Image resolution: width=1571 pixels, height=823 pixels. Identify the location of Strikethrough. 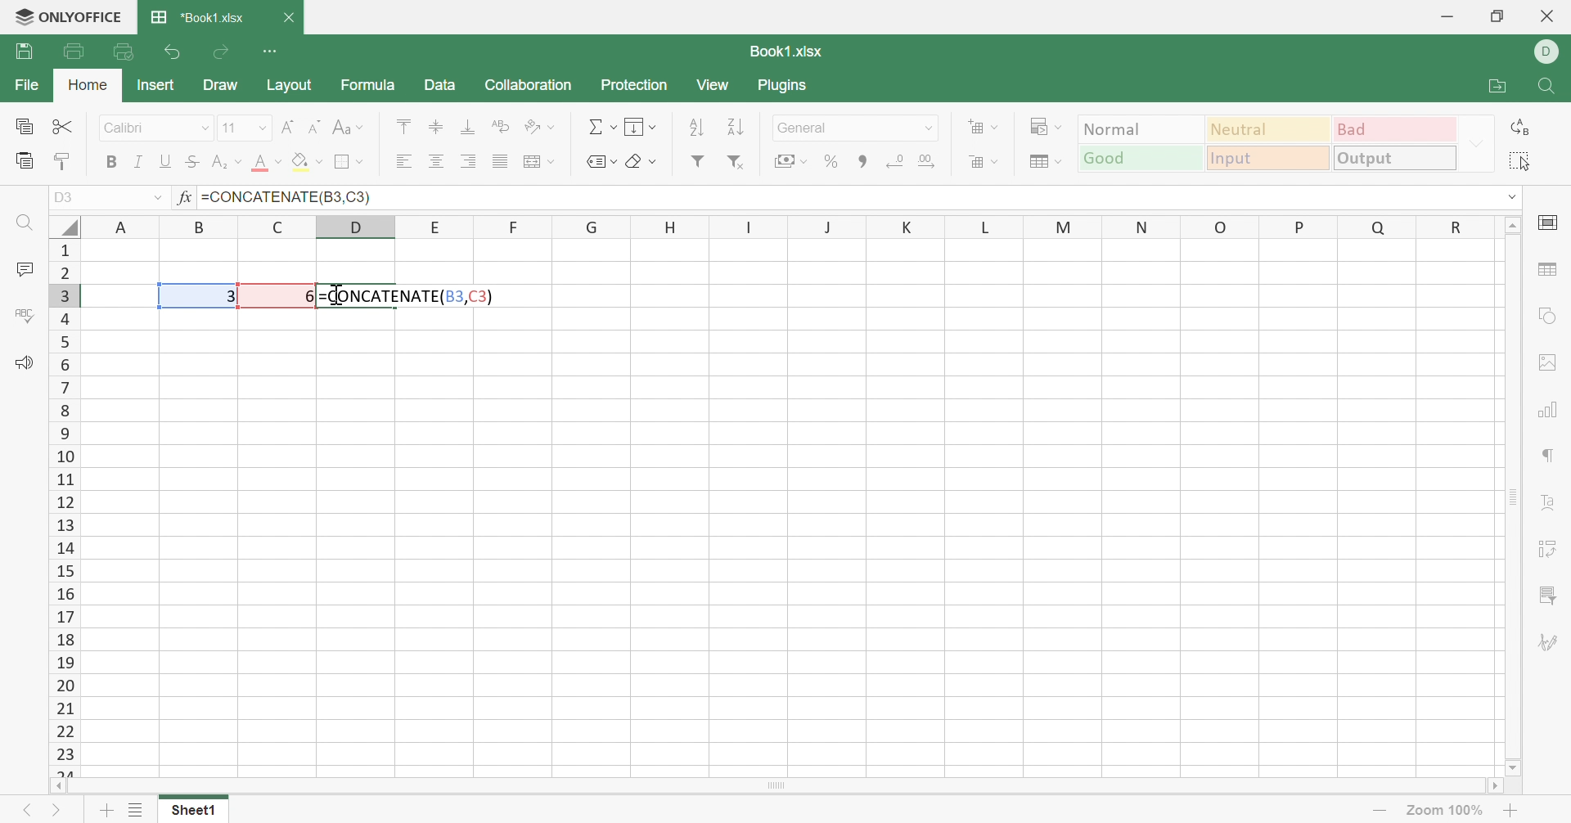
(196, 162).